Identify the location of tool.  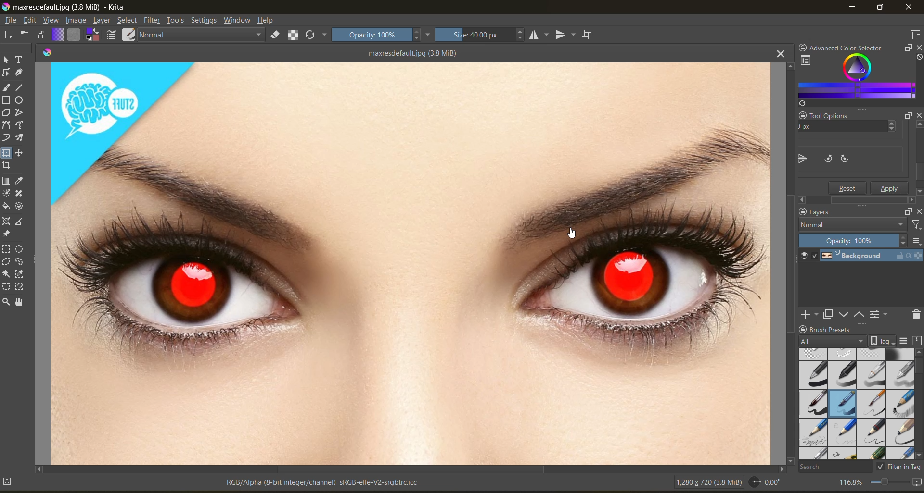
(8, 165).